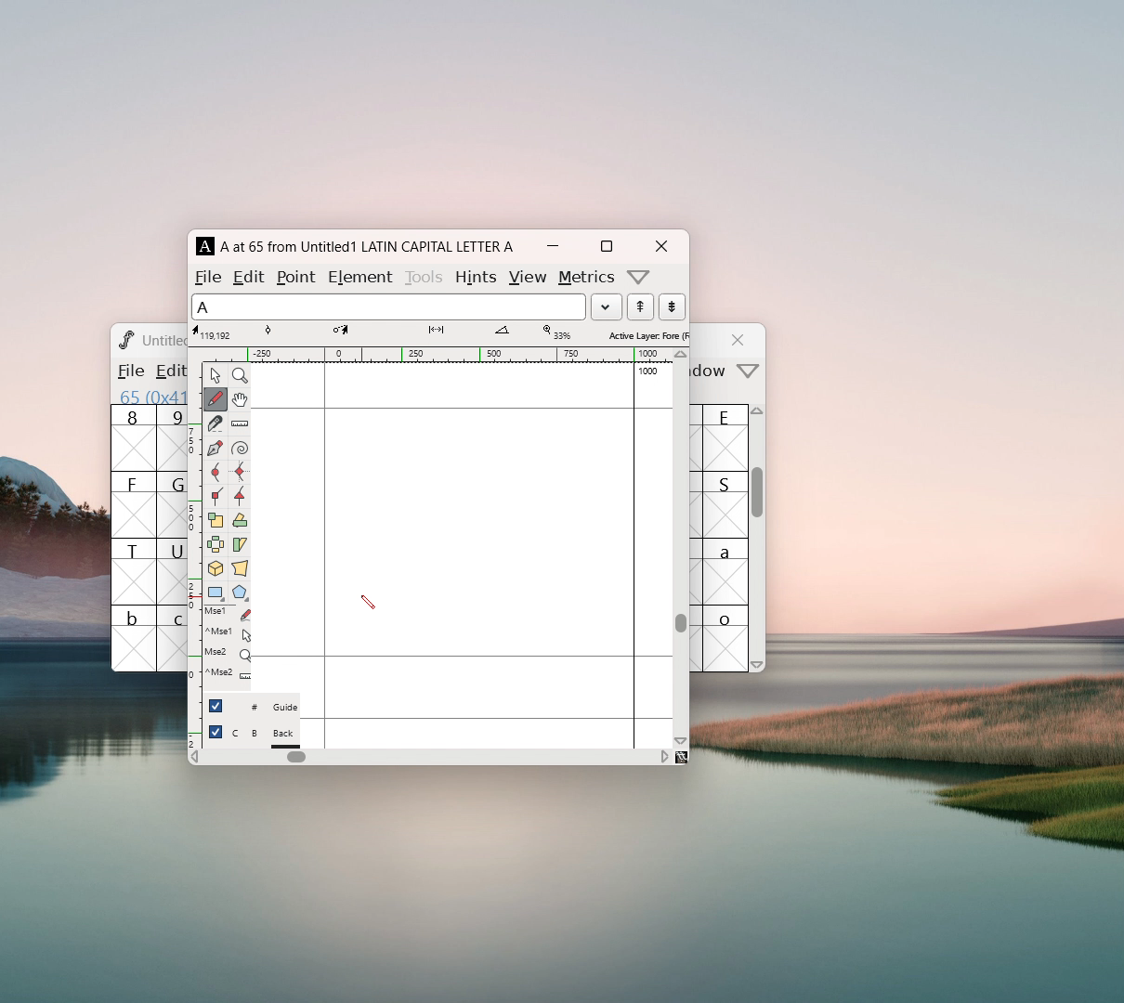  I want to click on scroll by hand , so click(240, 400).